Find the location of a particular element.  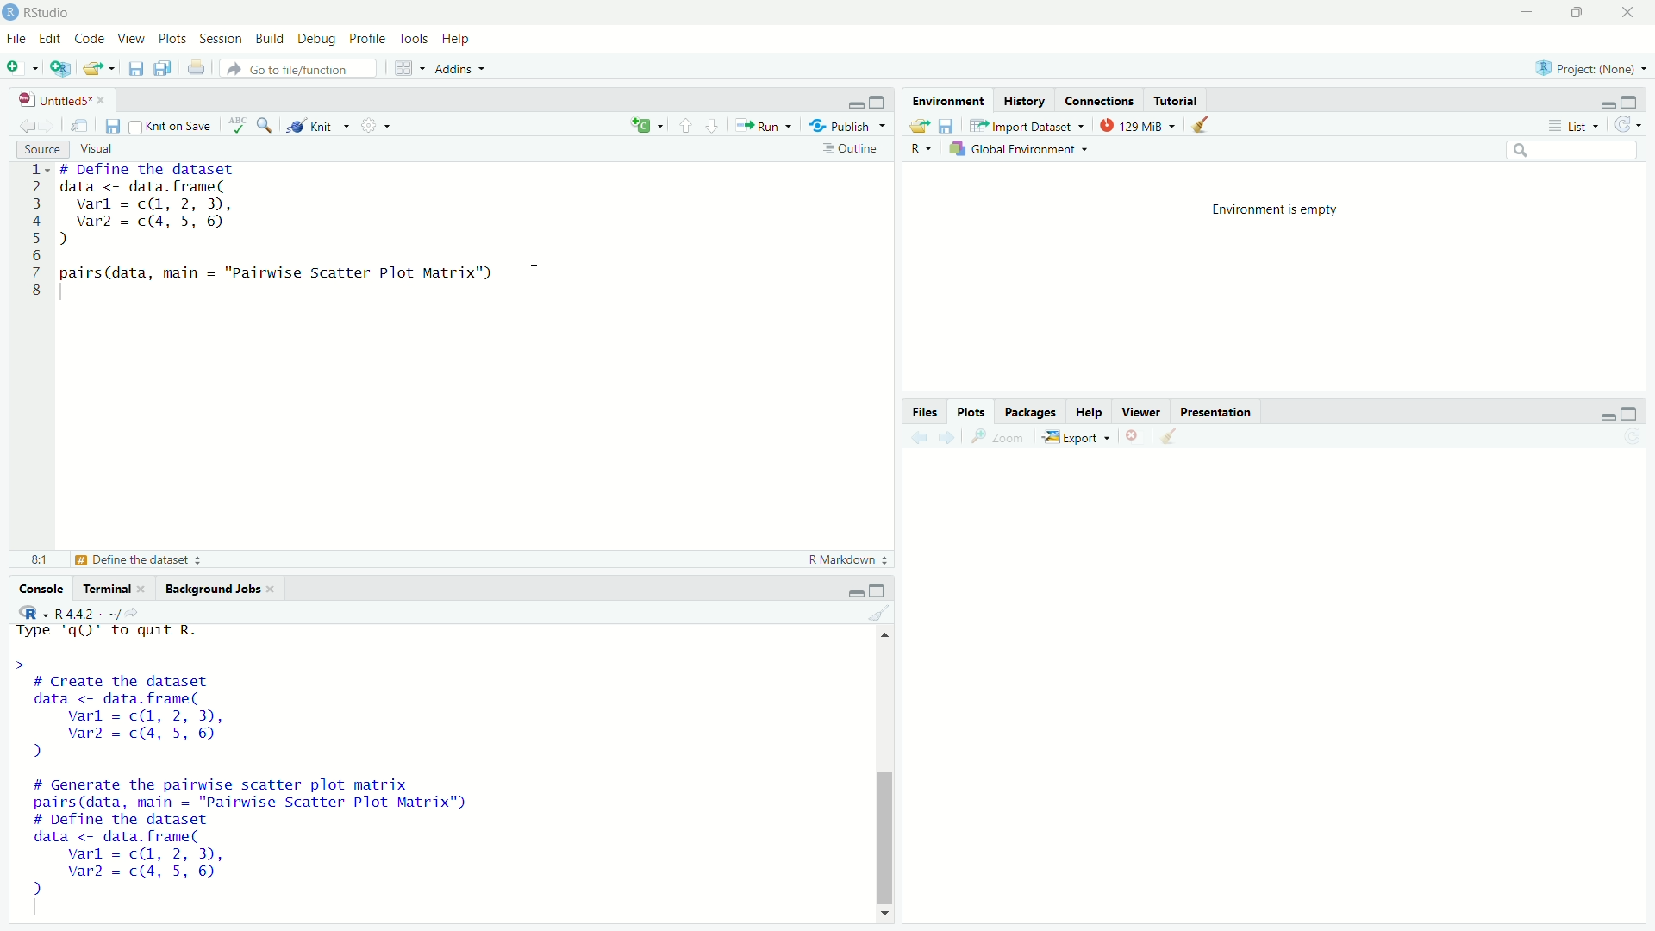

Packages is located at coordinates (1032, 412).